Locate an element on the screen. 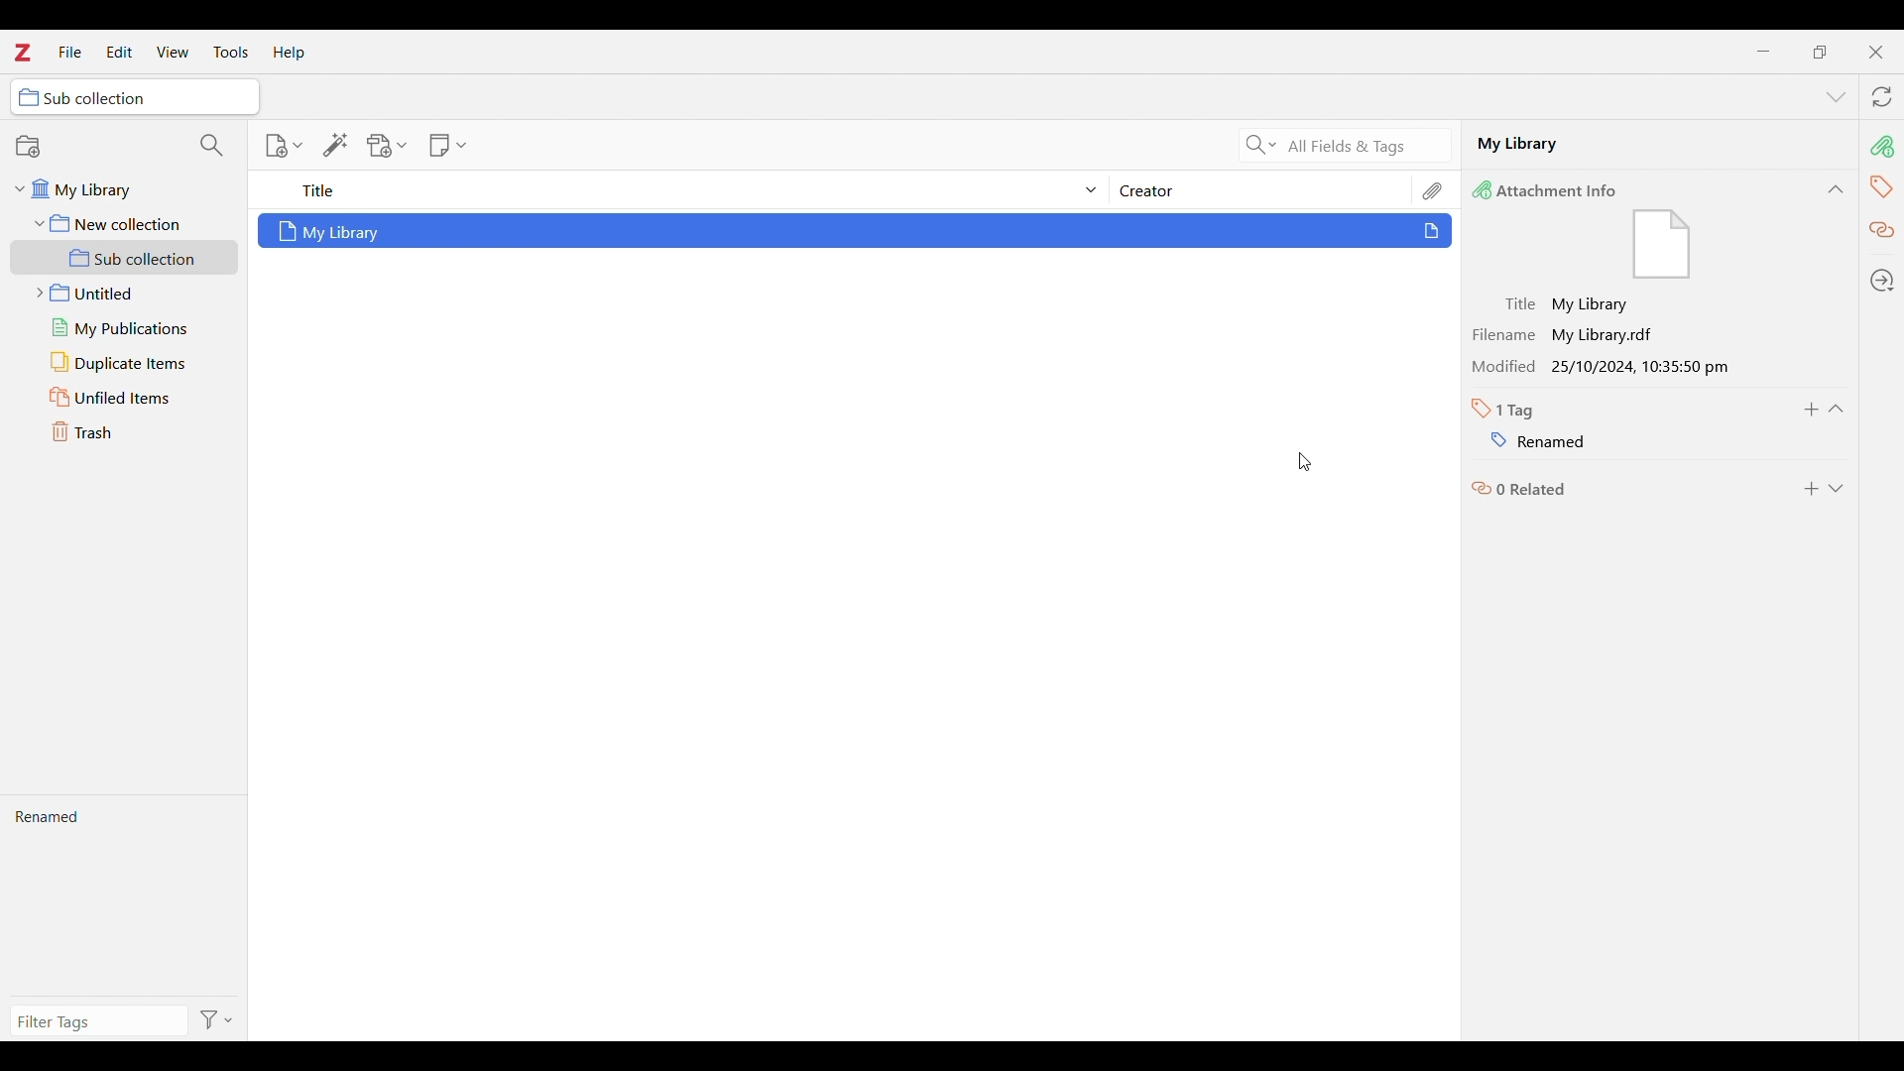 The image size is (1904, 1071). My library folder is located at coordinates (121, 186).